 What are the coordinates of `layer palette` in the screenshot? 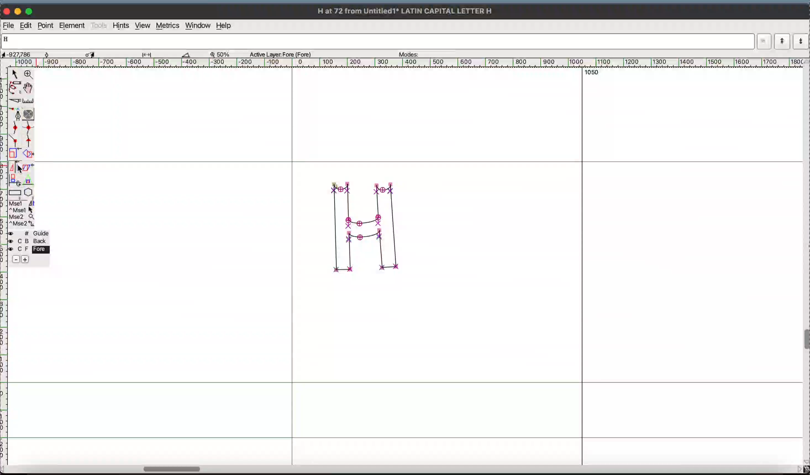 It's located at (30, 246).